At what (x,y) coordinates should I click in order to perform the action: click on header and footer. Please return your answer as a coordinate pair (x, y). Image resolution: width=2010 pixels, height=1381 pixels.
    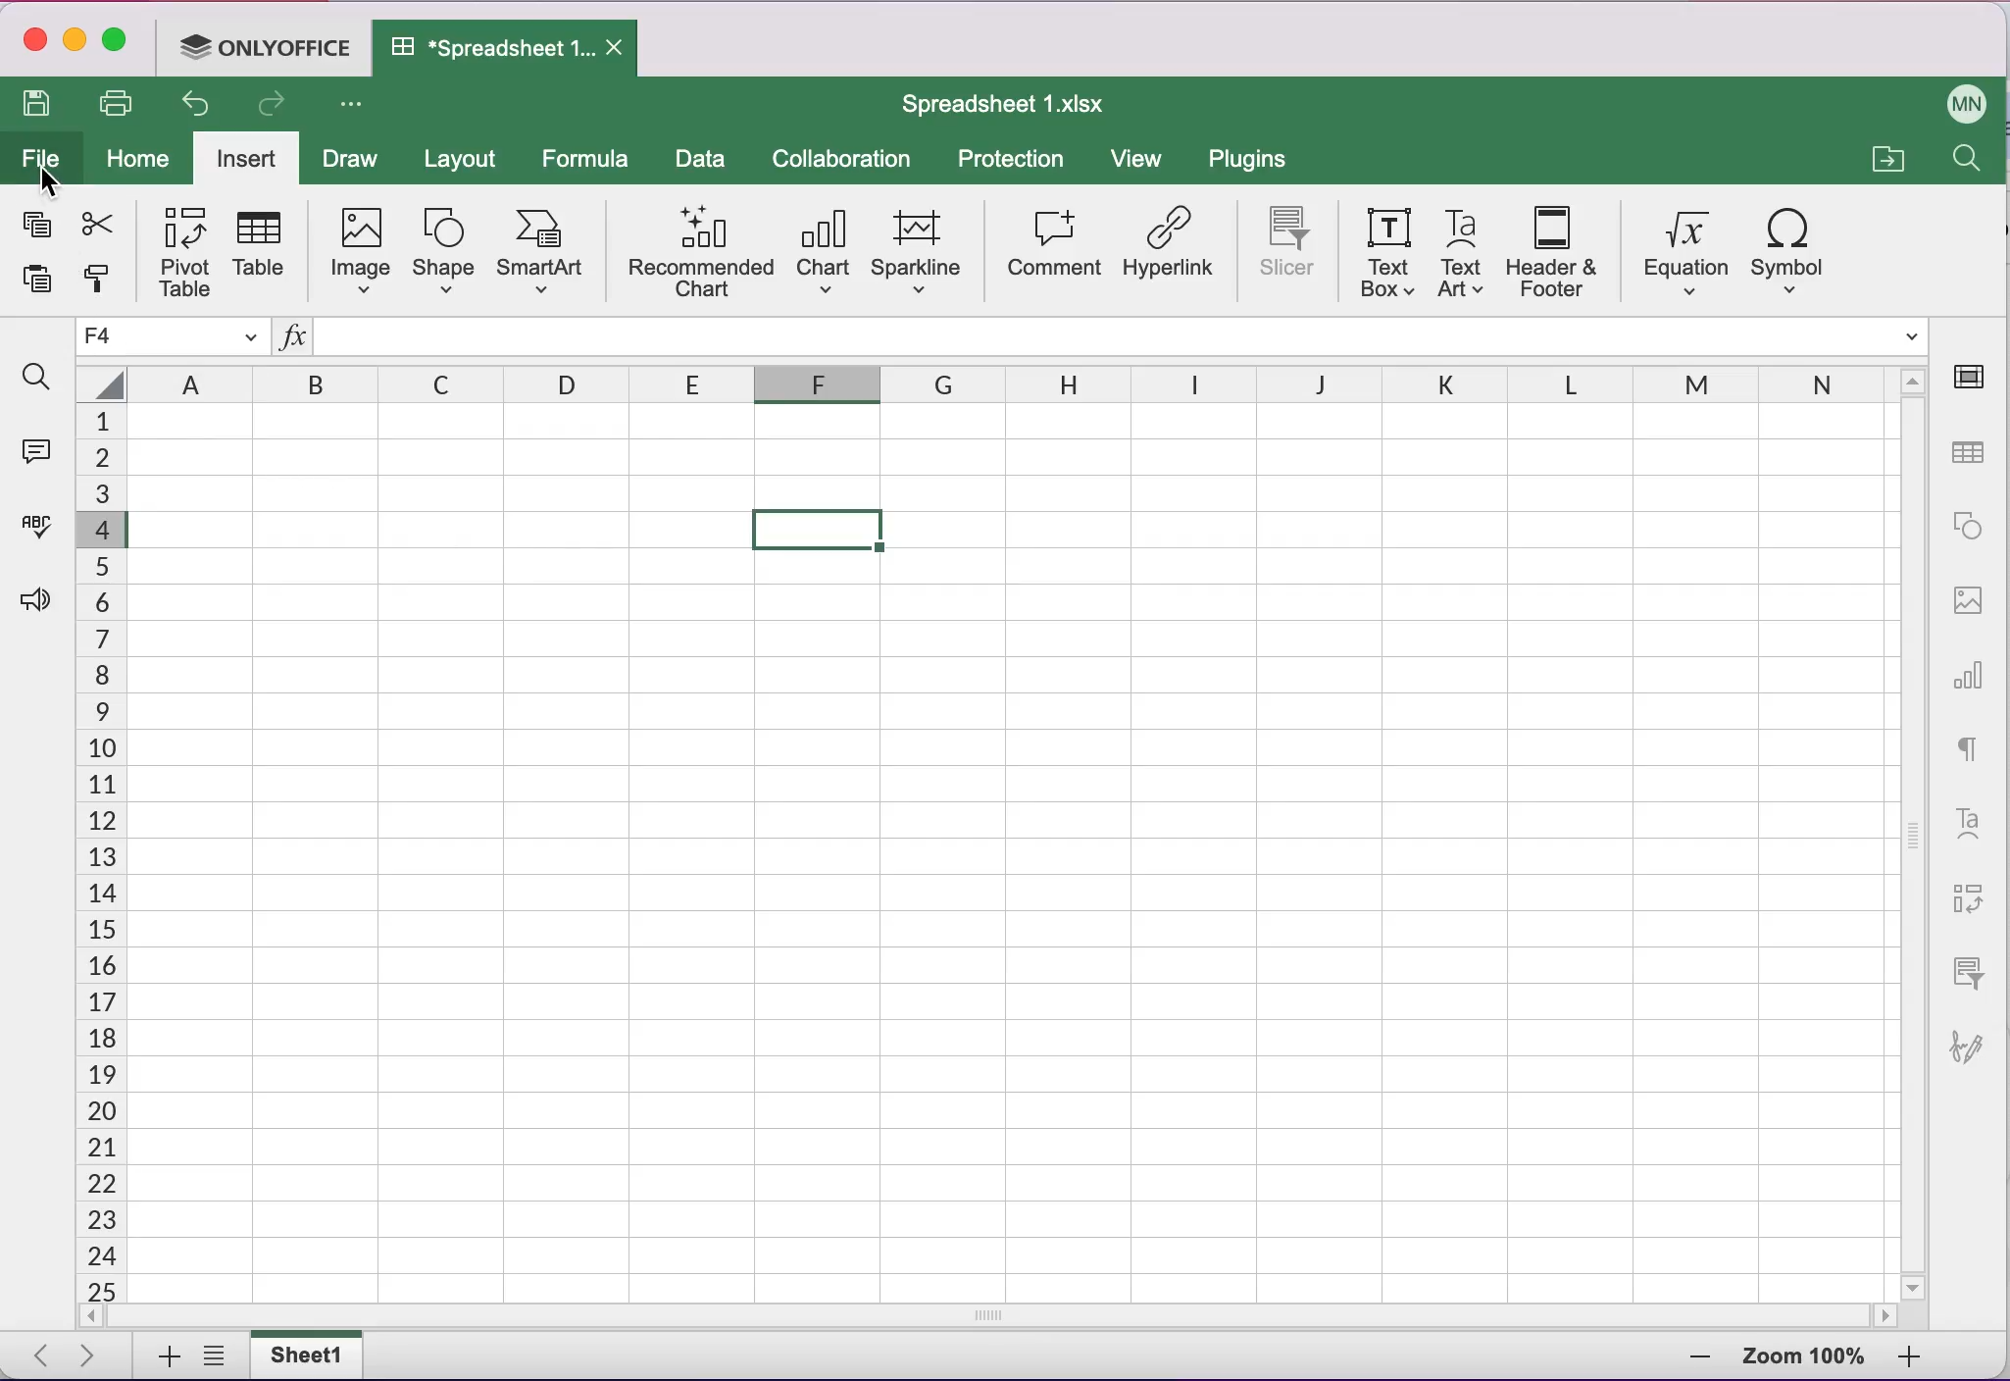
    Looking at the image, I should click on (1549, 252).